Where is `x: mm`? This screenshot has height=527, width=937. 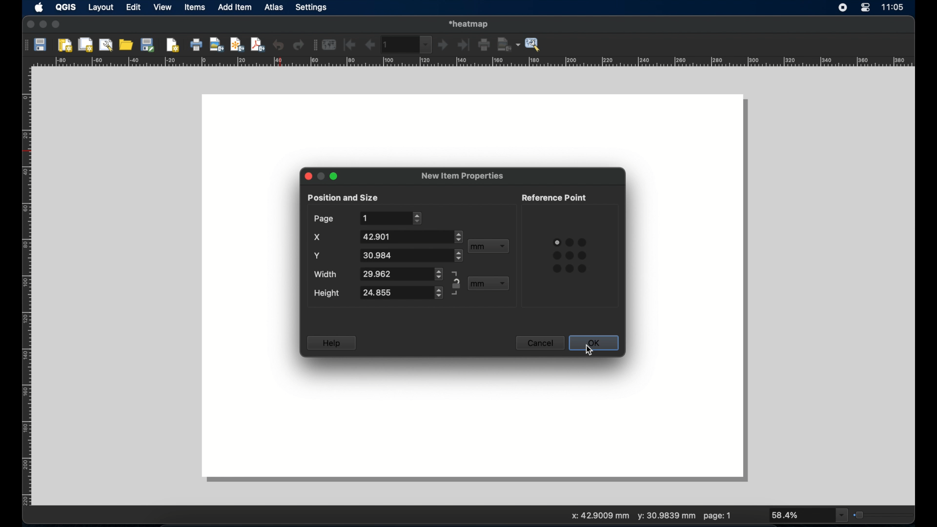
x: mm is located at coordinates (597, 517).